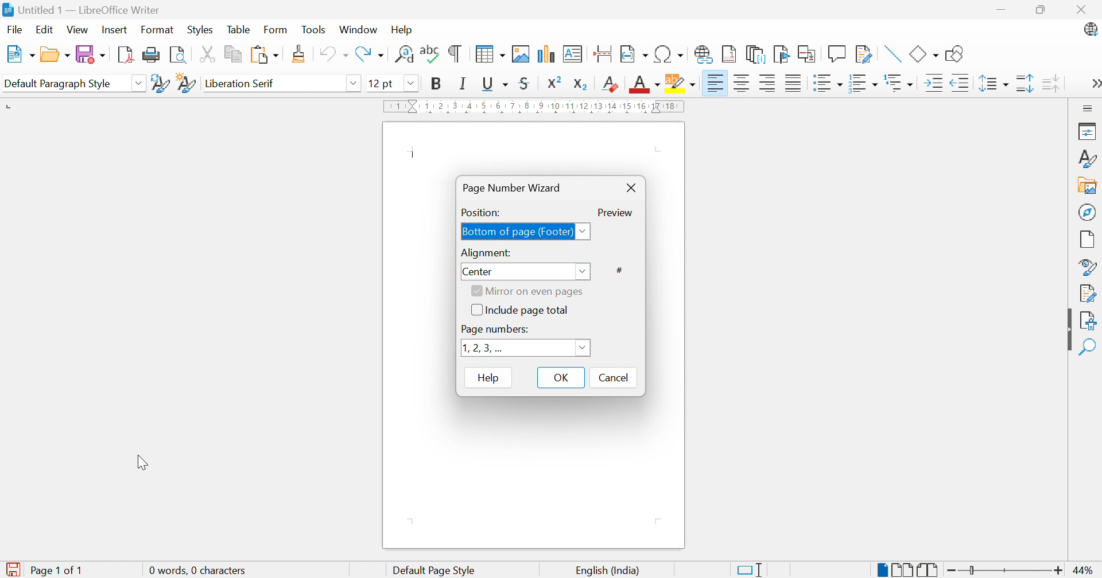  I want to click on Properties, so click(1085, 131).